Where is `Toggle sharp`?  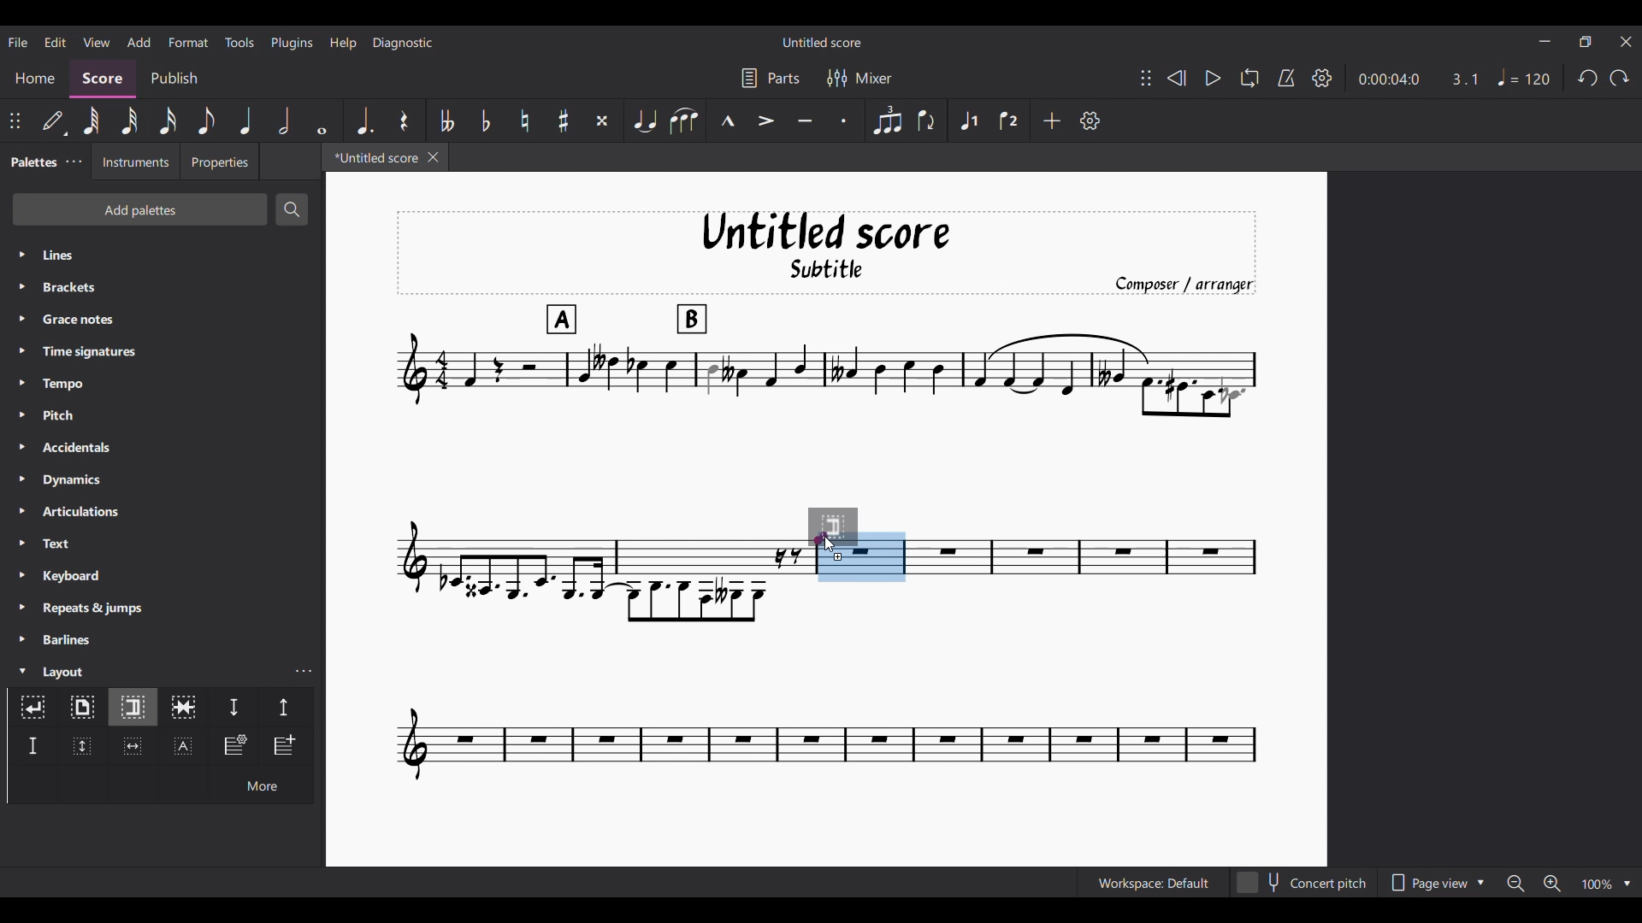
Toggle sharp is located at coordinates (563, 121).